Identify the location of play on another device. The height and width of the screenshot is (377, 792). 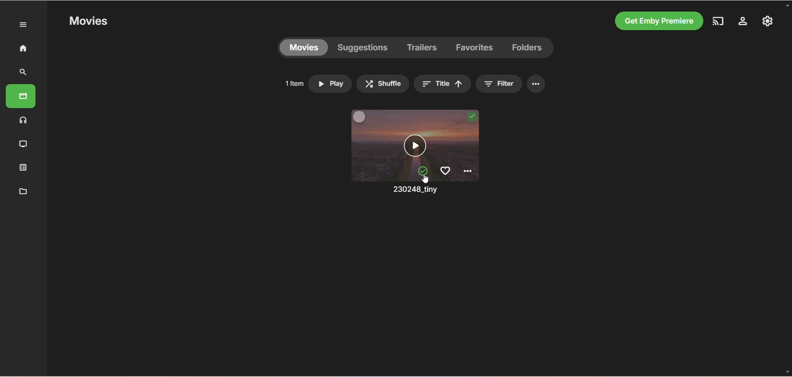
(717, 21).